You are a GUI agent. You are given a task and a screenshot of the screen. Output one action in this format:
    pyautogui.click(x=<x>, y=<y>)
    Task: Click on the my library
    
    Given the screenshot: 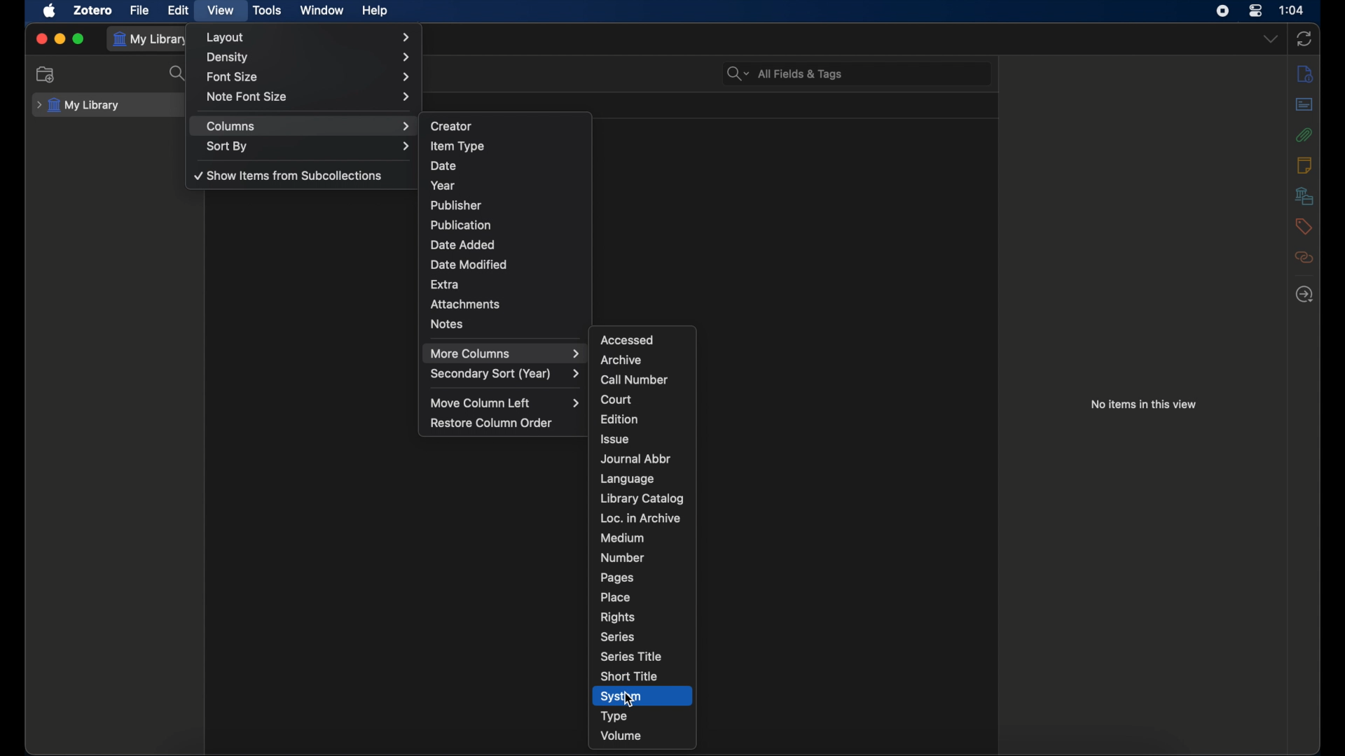 What is the action you would take?
    pyautogui.click(x=153, y=39)
    